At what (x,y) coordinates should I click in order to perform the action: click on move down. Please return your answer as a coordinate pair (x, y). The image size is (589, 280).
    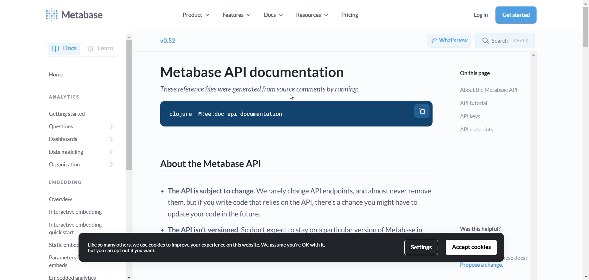
    Looking at the image, I should click on (585, 277).